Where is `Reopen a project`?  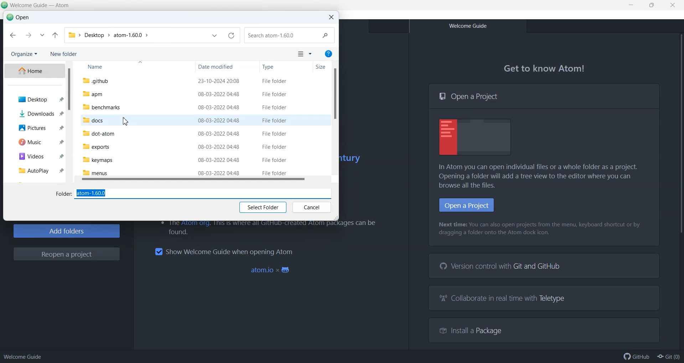 Reopen a project is located at coordinates (67, 254).